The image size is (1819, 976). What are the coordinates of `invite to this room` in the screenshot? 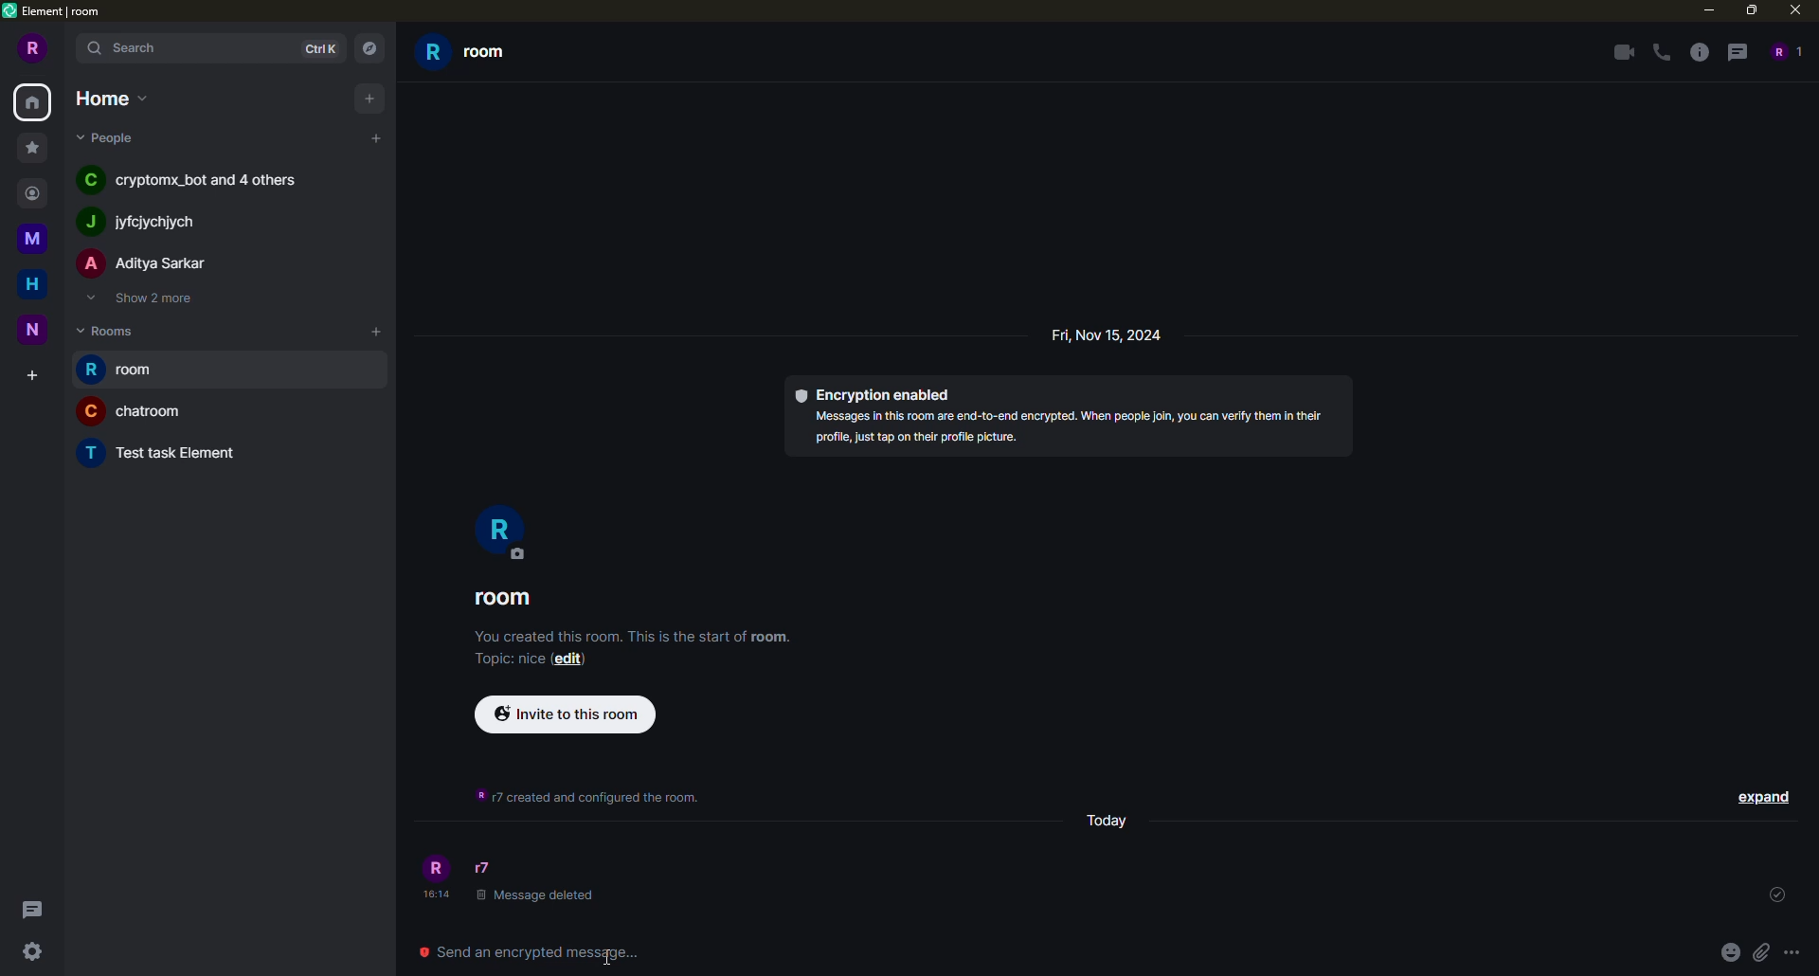 It's located at (566, 715).